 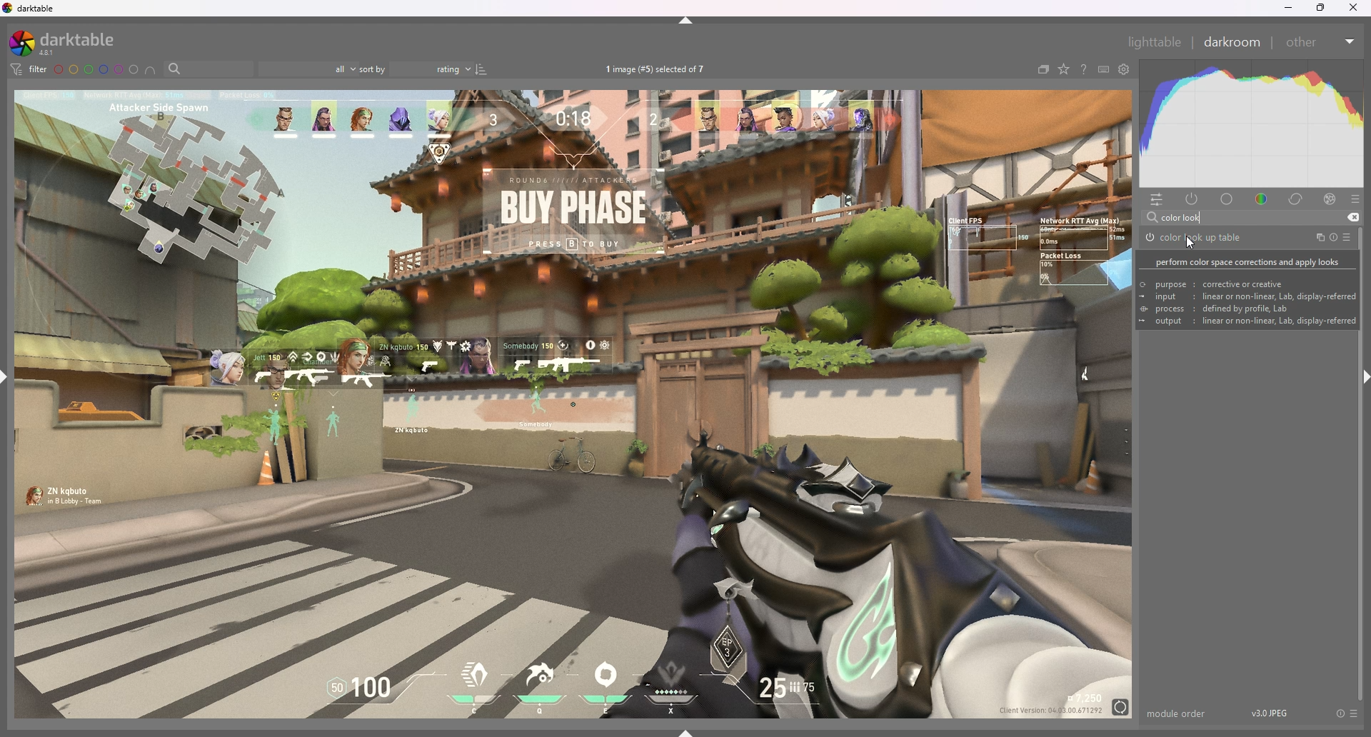 What do you see at coordinates (1185, 217) in the screenshot?
I see `color look` at bounding box center [1185, 217].